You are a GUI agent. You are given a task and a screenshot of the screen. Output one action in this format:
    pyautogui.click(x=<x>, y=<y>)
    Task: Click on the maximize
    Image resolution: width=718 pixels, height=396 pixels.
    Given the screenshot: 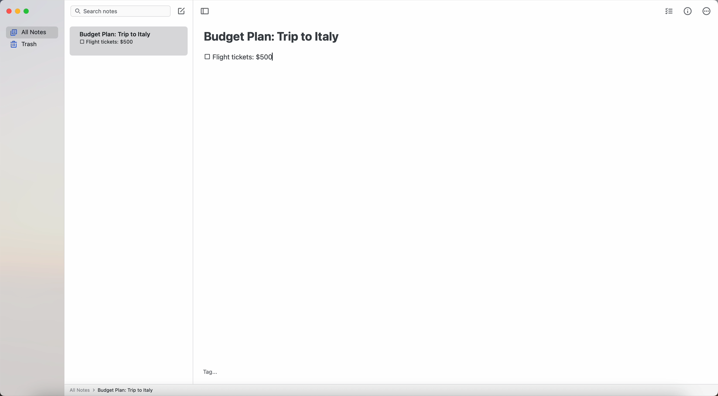 What is the action you would take?
    pyautogui.click(x=28, y=11)
    